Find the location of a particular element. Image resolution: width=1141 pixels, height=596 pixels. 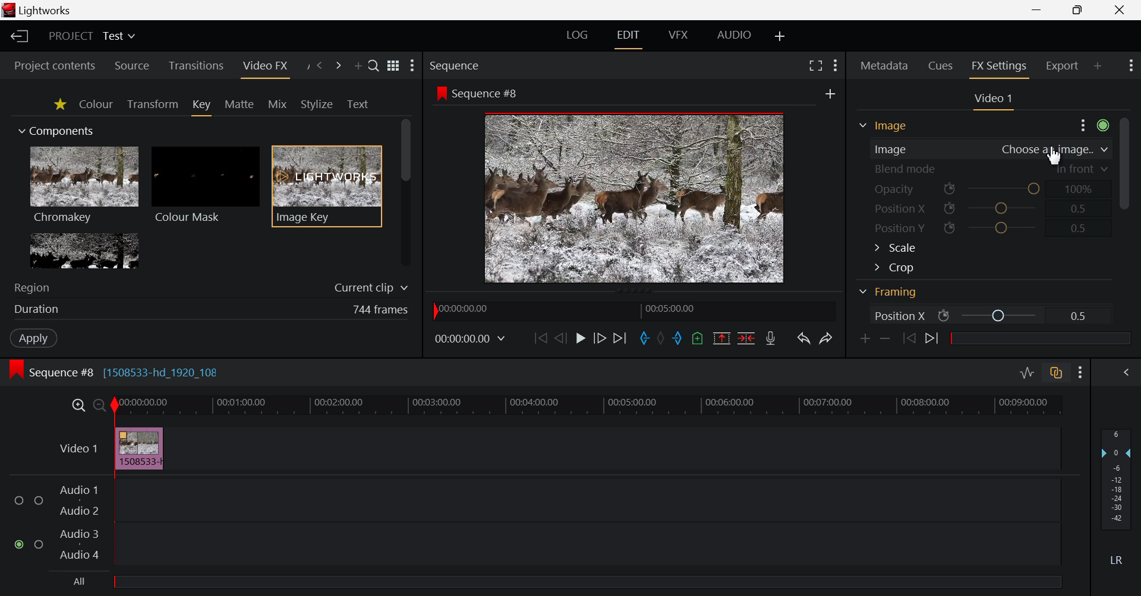

VFX Layout is located at coordinates (677, 37).